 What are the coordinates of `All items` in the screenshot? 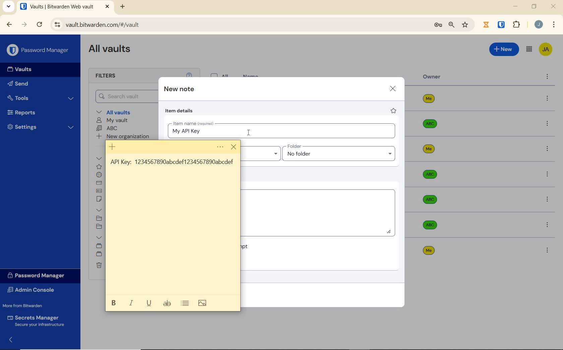 It's located at (100, 159).